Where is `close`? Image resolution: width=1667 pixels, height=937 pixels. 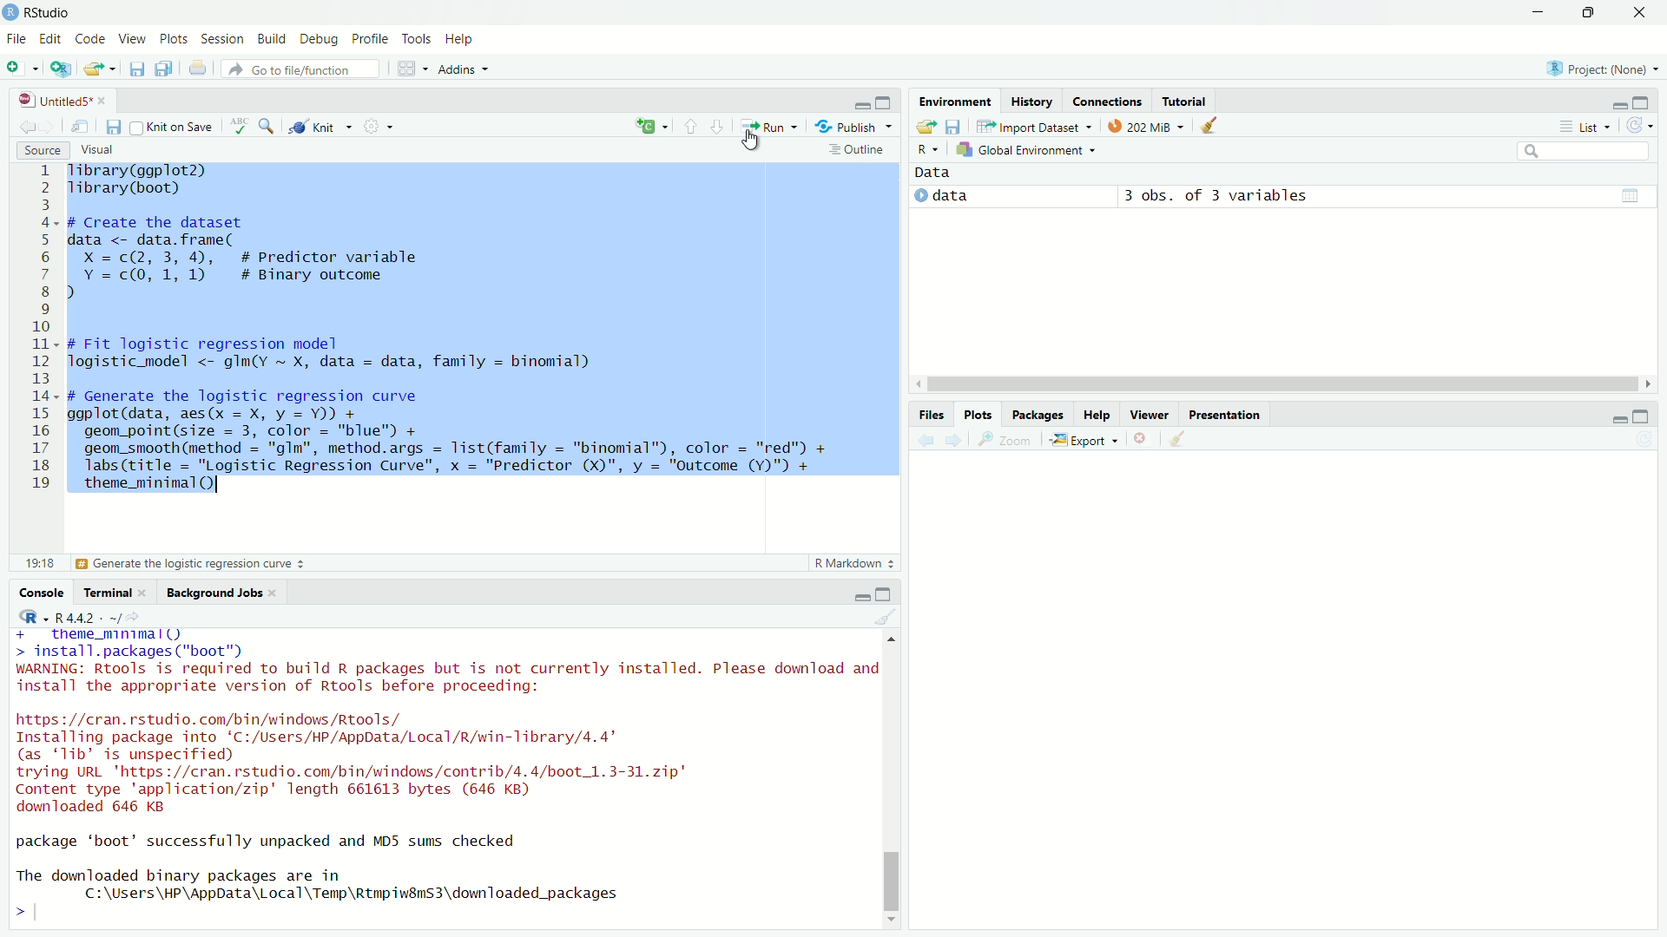
close is located at coordinates (272, 593).